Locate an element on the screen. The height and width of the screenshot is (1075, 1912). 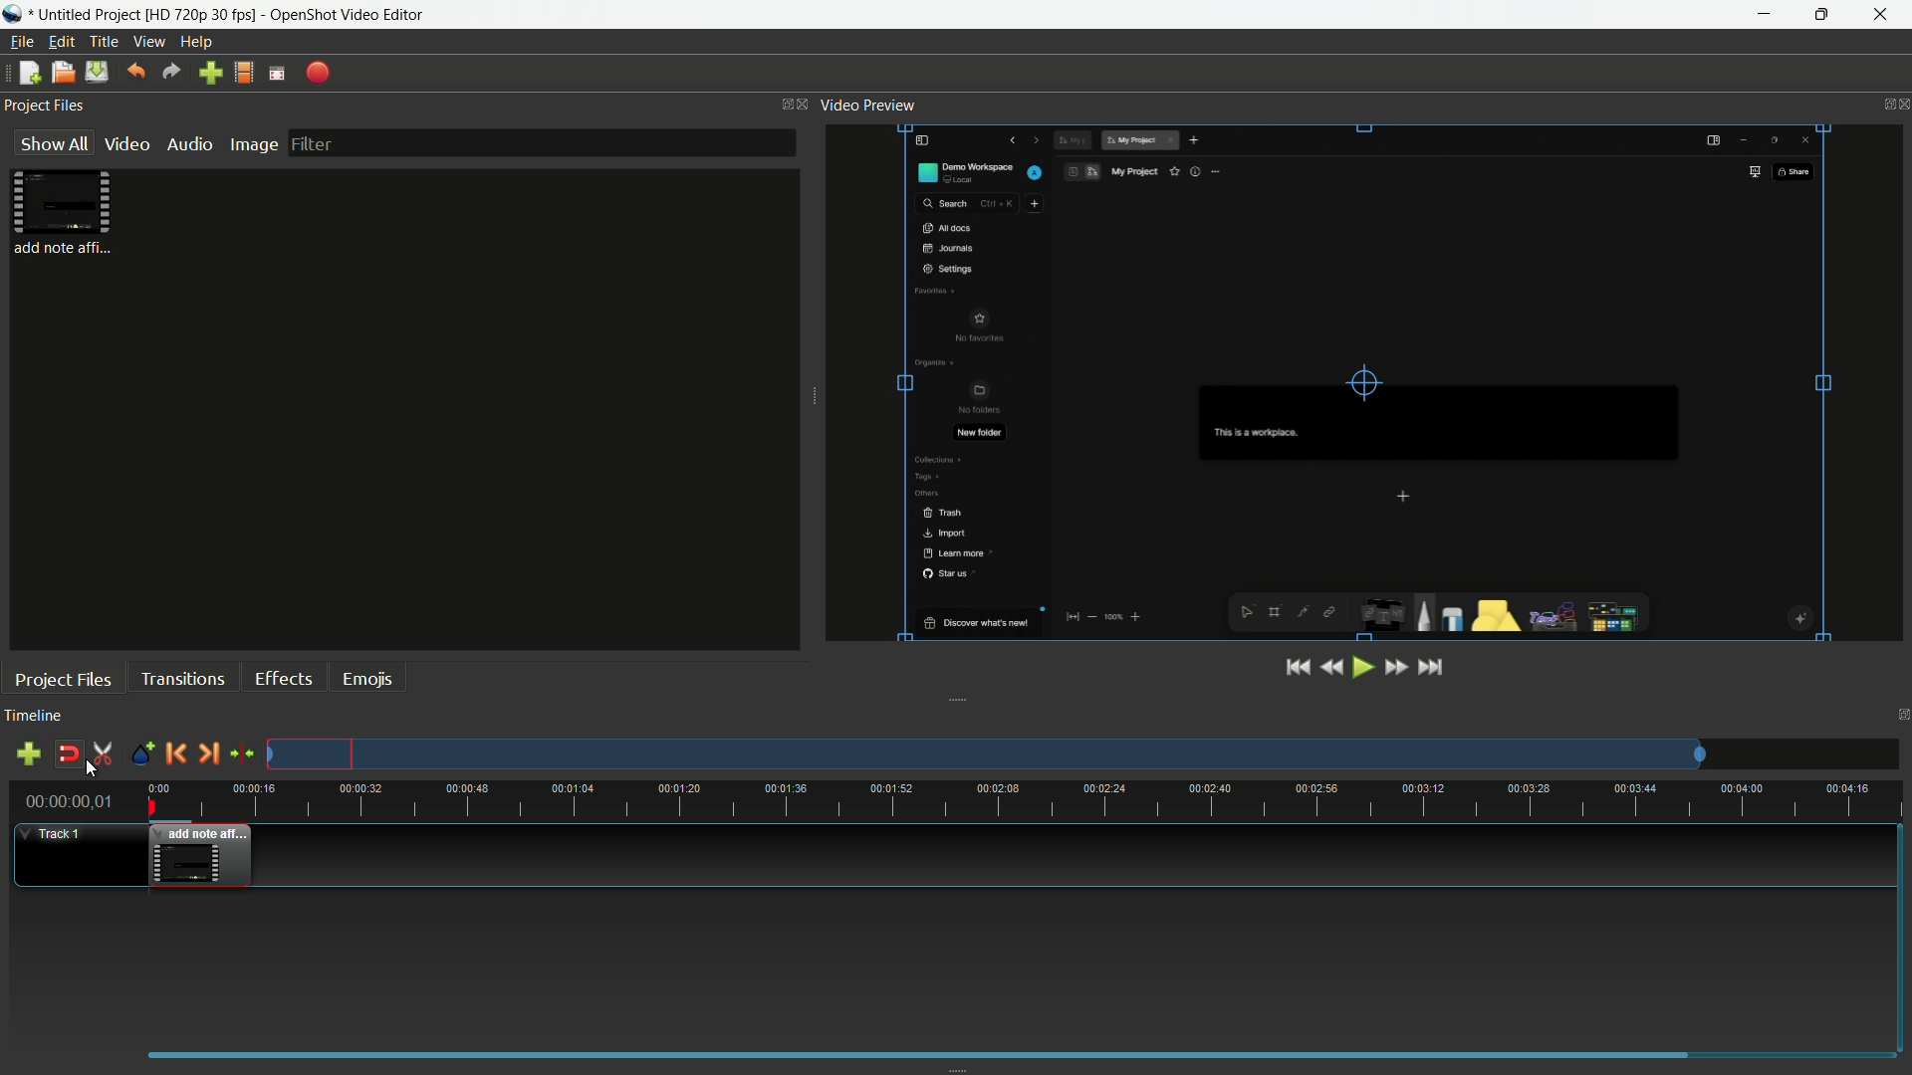
profile is located at coordinates (243, 74).